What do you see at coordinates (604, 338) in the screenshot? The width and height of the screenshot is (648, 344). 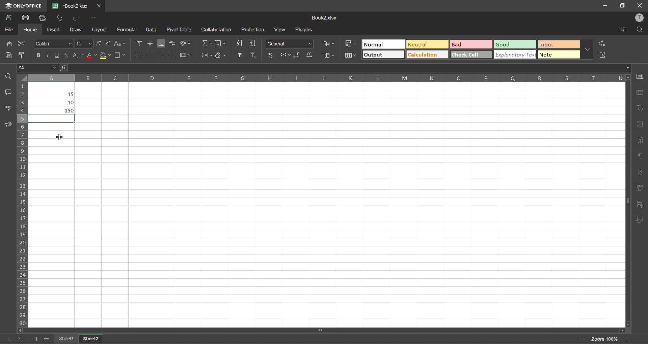 I see `Zoom factor` at bounding box center [604, 338].